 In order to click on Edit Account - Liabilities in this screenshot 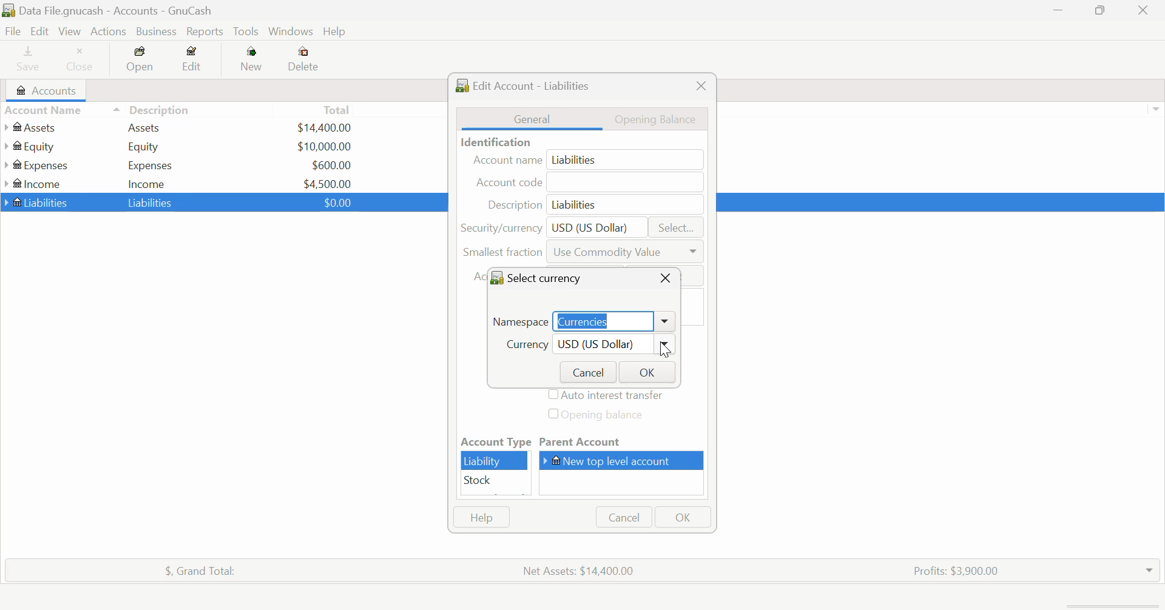, I will do `click(527, 84)`.